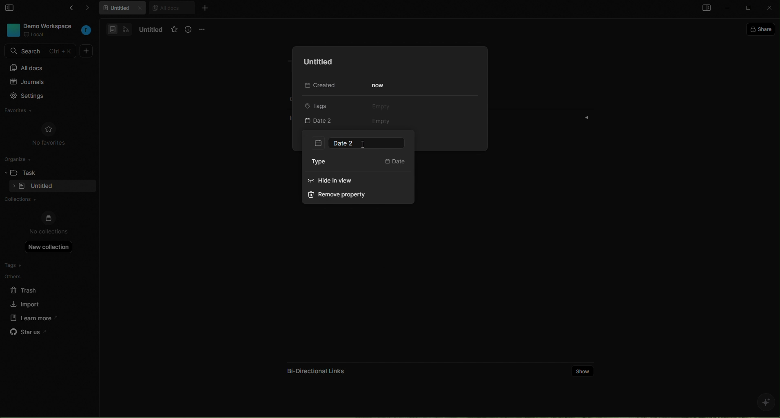  Describe the element at coordinates (30, 265) in the screenshot. I see `tags` at that location.